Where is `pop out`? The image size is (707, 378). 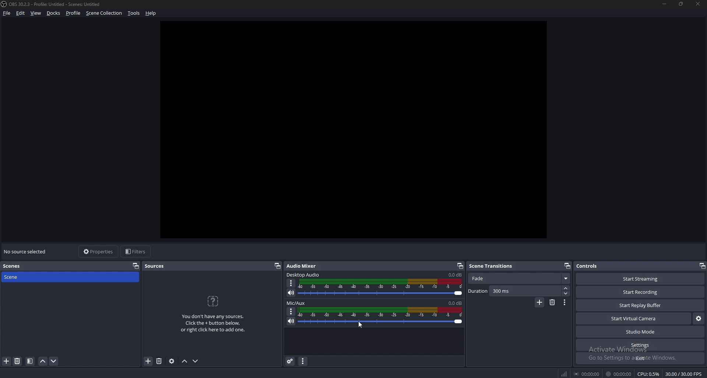
pop out is located at coordinates (460, 266).